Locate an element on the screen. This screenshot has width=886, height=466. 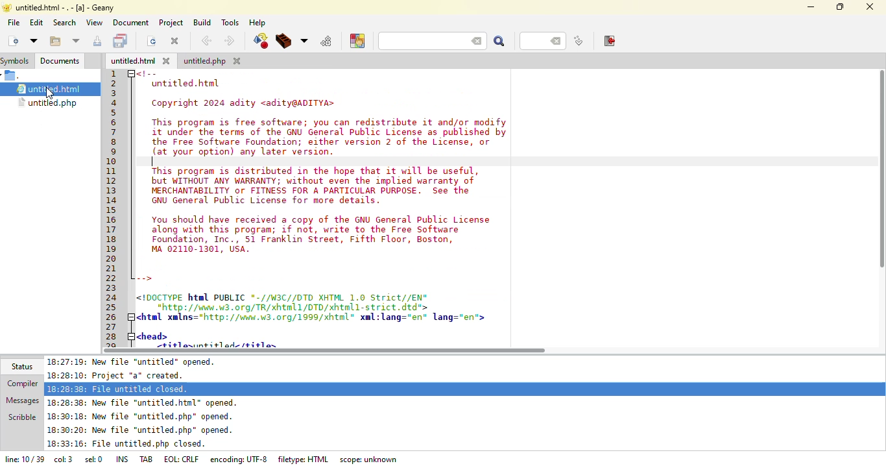
tools is located at coordinates (233, 23).